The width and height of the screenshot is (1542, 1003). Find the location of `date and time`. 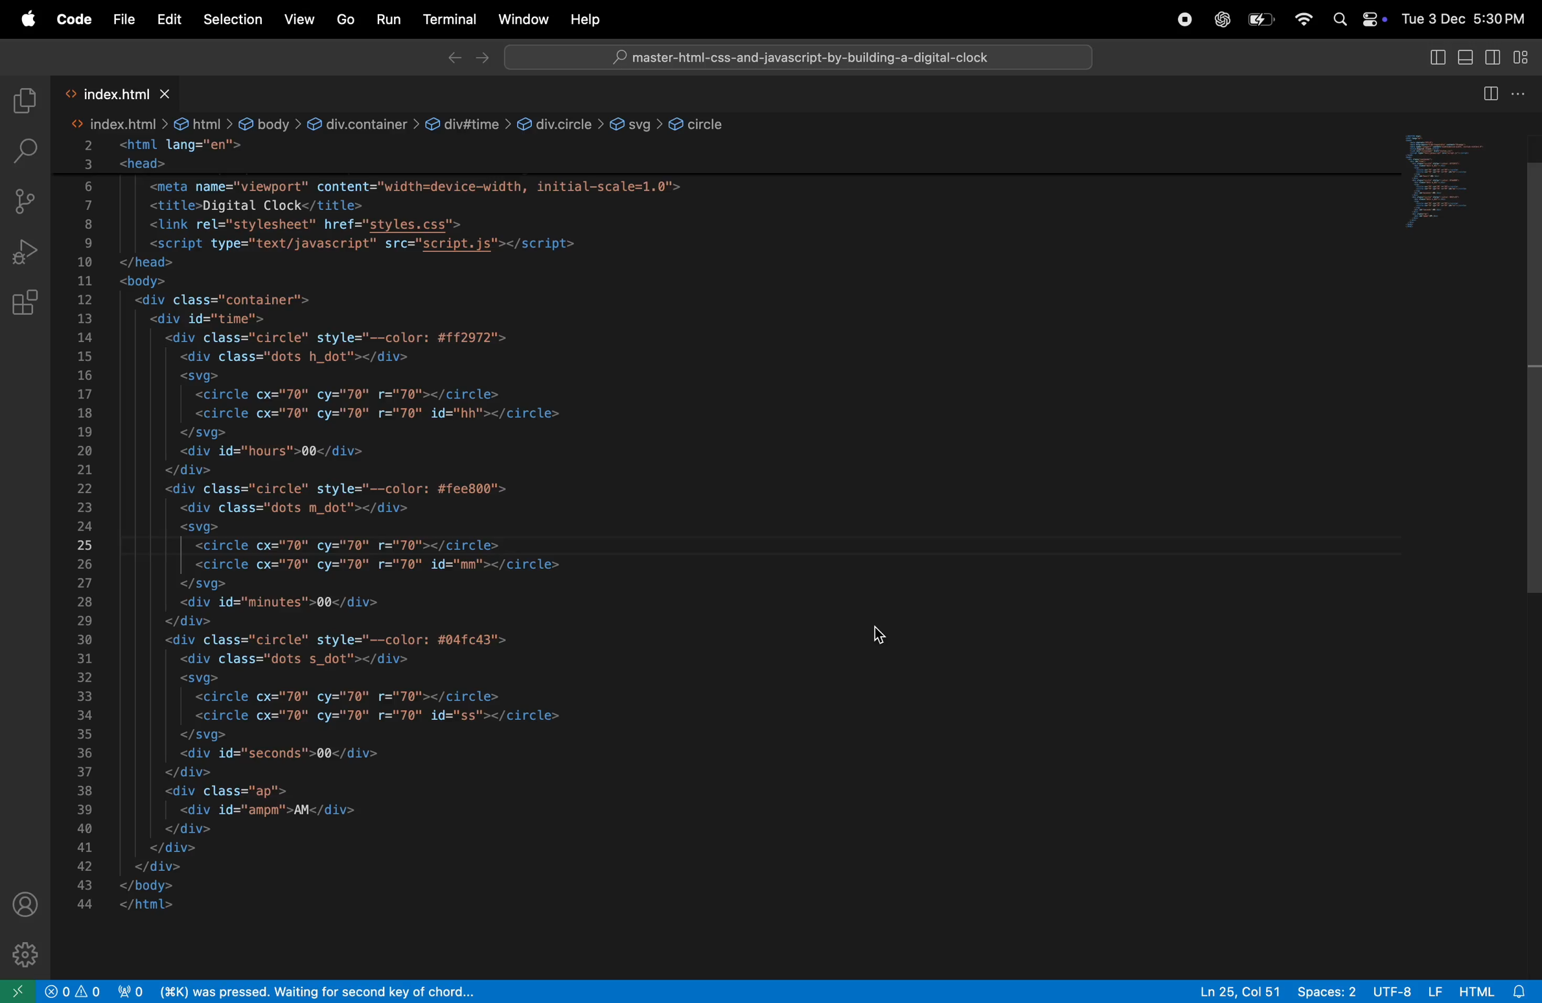

date and time is located at coordinates (1462, 19).